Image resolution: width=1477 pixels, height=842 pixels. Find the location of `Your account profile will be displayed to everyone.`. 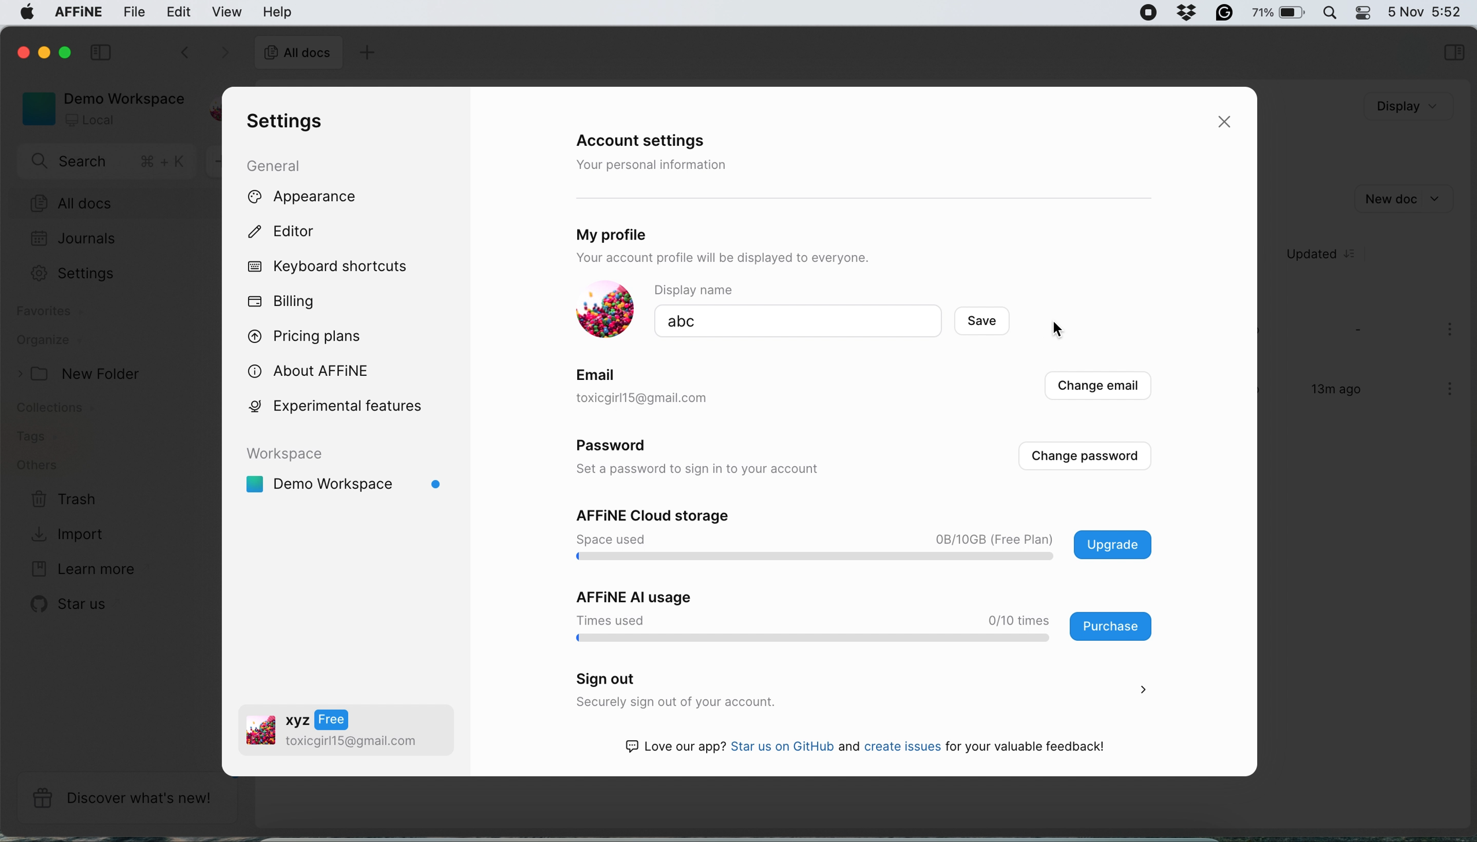

Your account profile will be displayed to everyone. is located at coordinates (769, 259).